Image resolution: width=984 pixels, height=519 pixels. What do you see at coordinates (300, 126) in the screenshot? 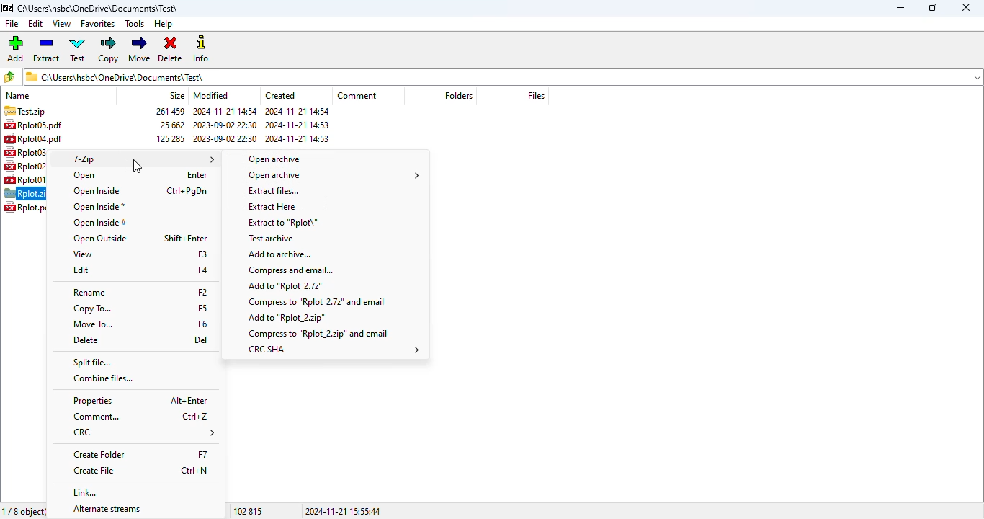
I see `created date & time` at bounding box center [300, 126].